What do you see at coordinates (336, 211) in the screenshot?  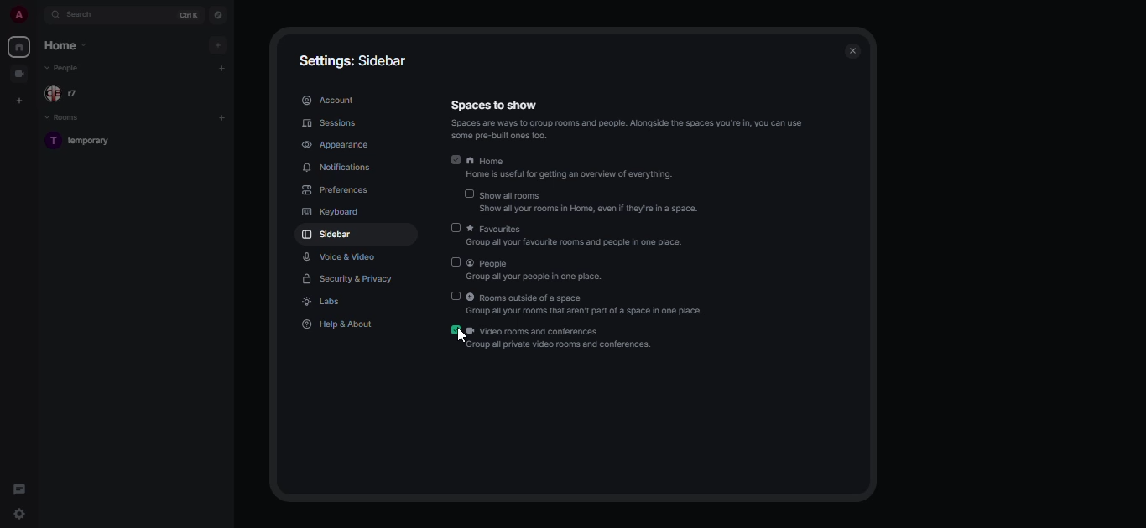 I see `keyboard` at bounding box center [336, 211].